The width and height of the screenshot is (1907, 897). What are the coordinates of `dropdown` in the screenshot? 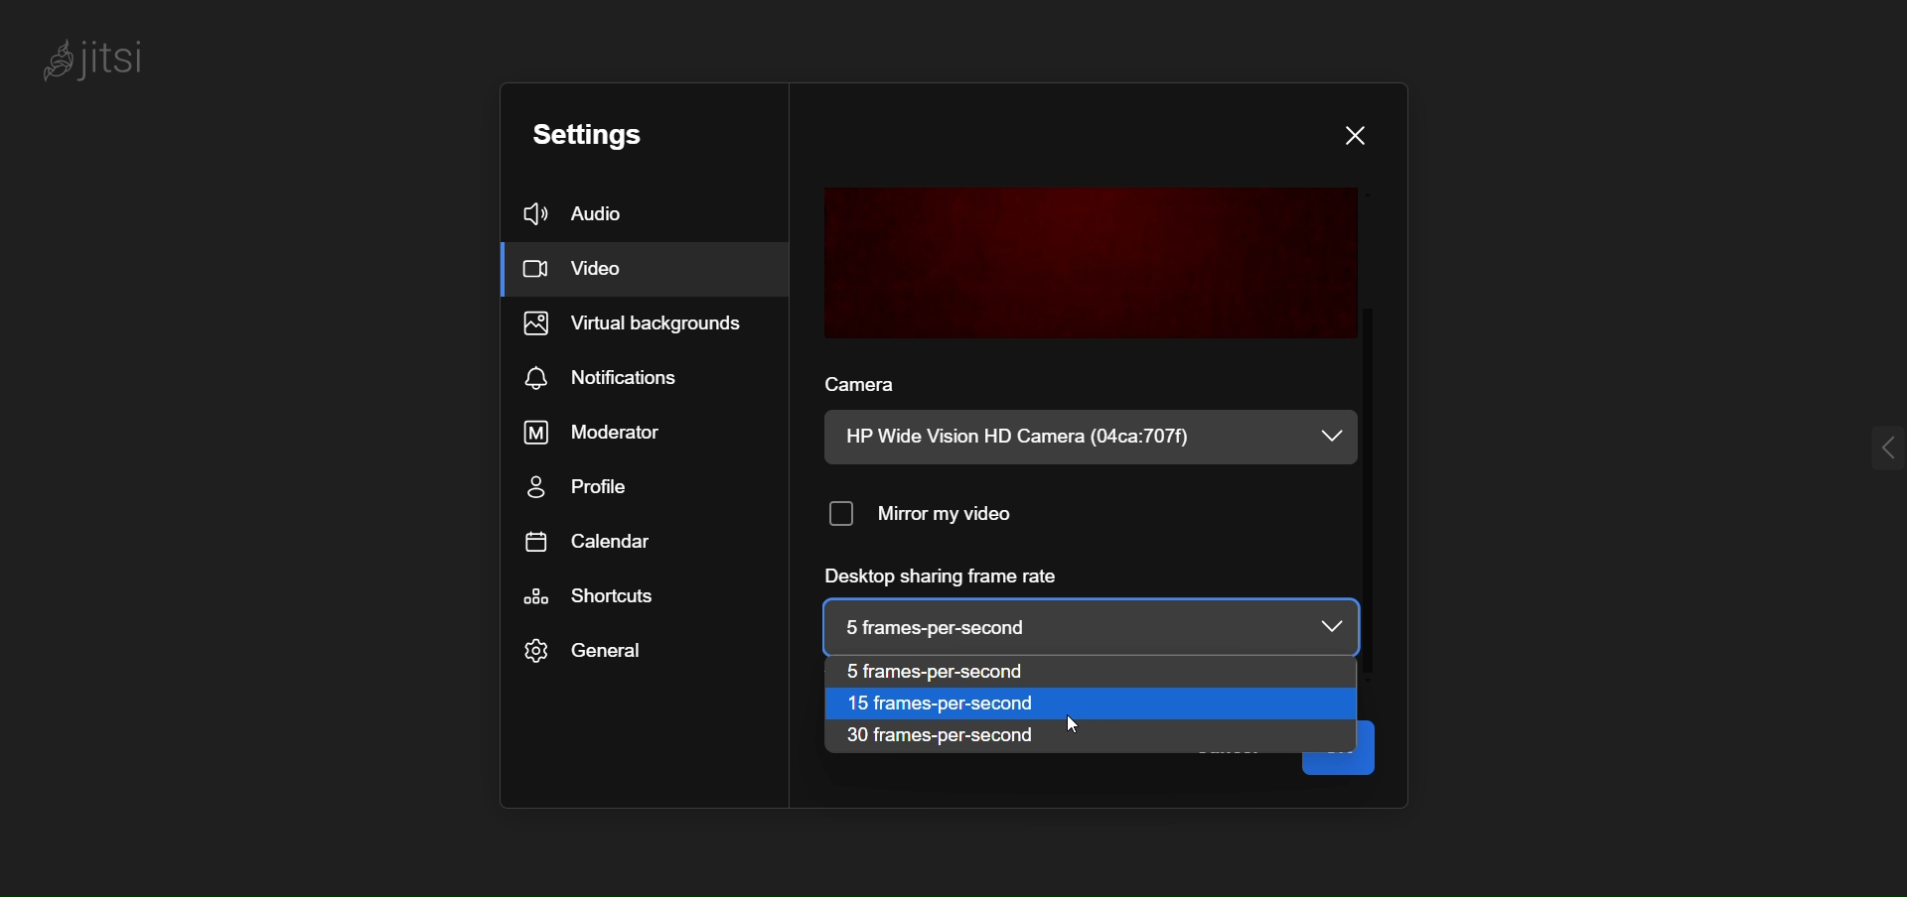 It's located at (1330, 627).